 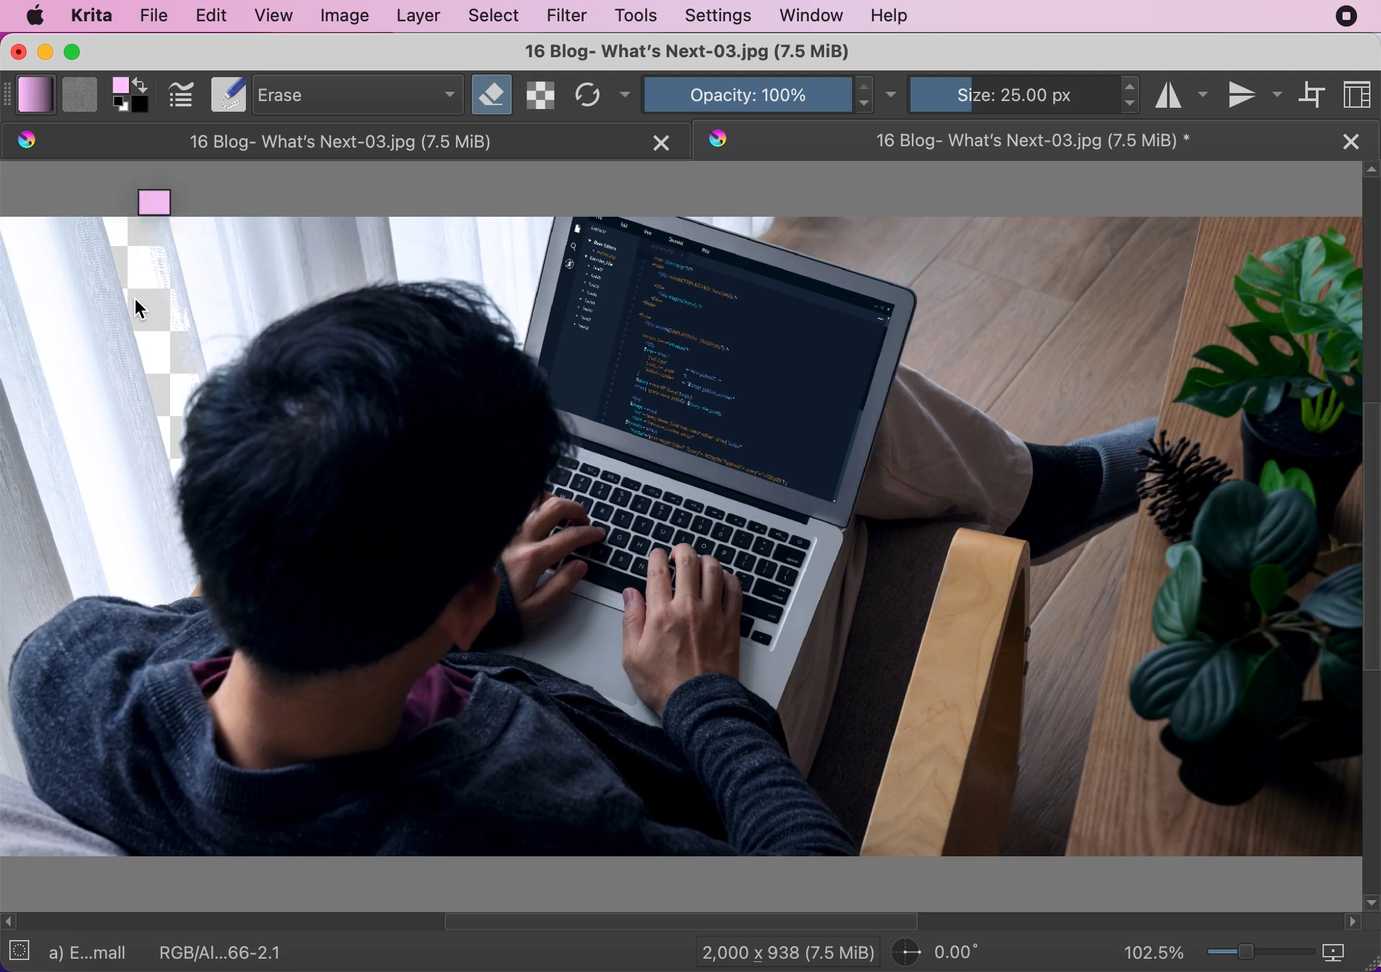 What do you see at coordinates (661, 144) in the screenshot?
I see `close` at bounding box center [661, 144].